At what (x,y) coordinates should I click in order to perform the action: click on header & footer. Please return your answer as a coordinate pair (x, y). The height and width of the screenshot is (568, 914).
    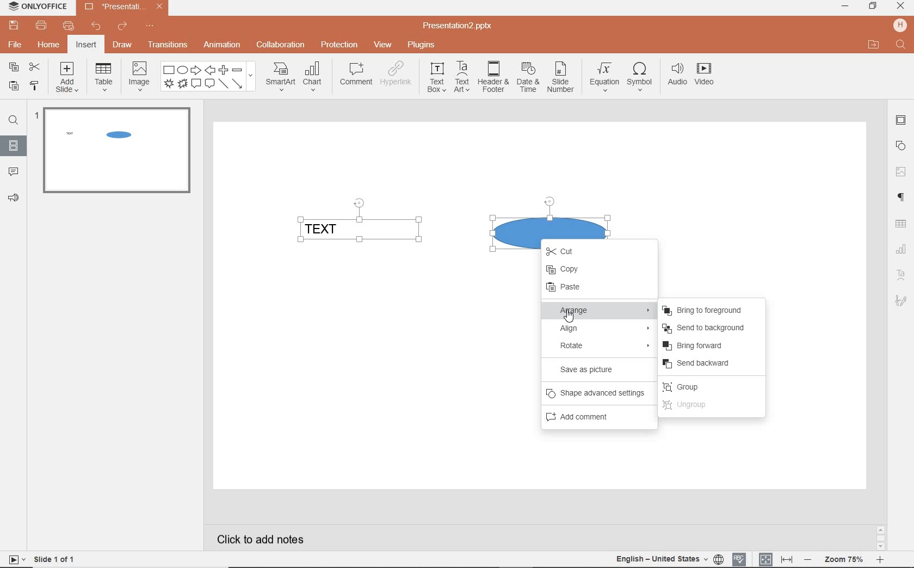
    Looking at the image, I should click on (492, 78).